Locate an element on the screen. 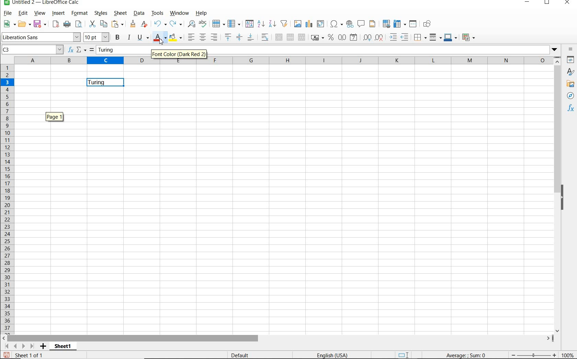 The height and width of the screenshot is (359, 577). CLEAR DIRECT FORMATTING is located at coordinates (143, 24).